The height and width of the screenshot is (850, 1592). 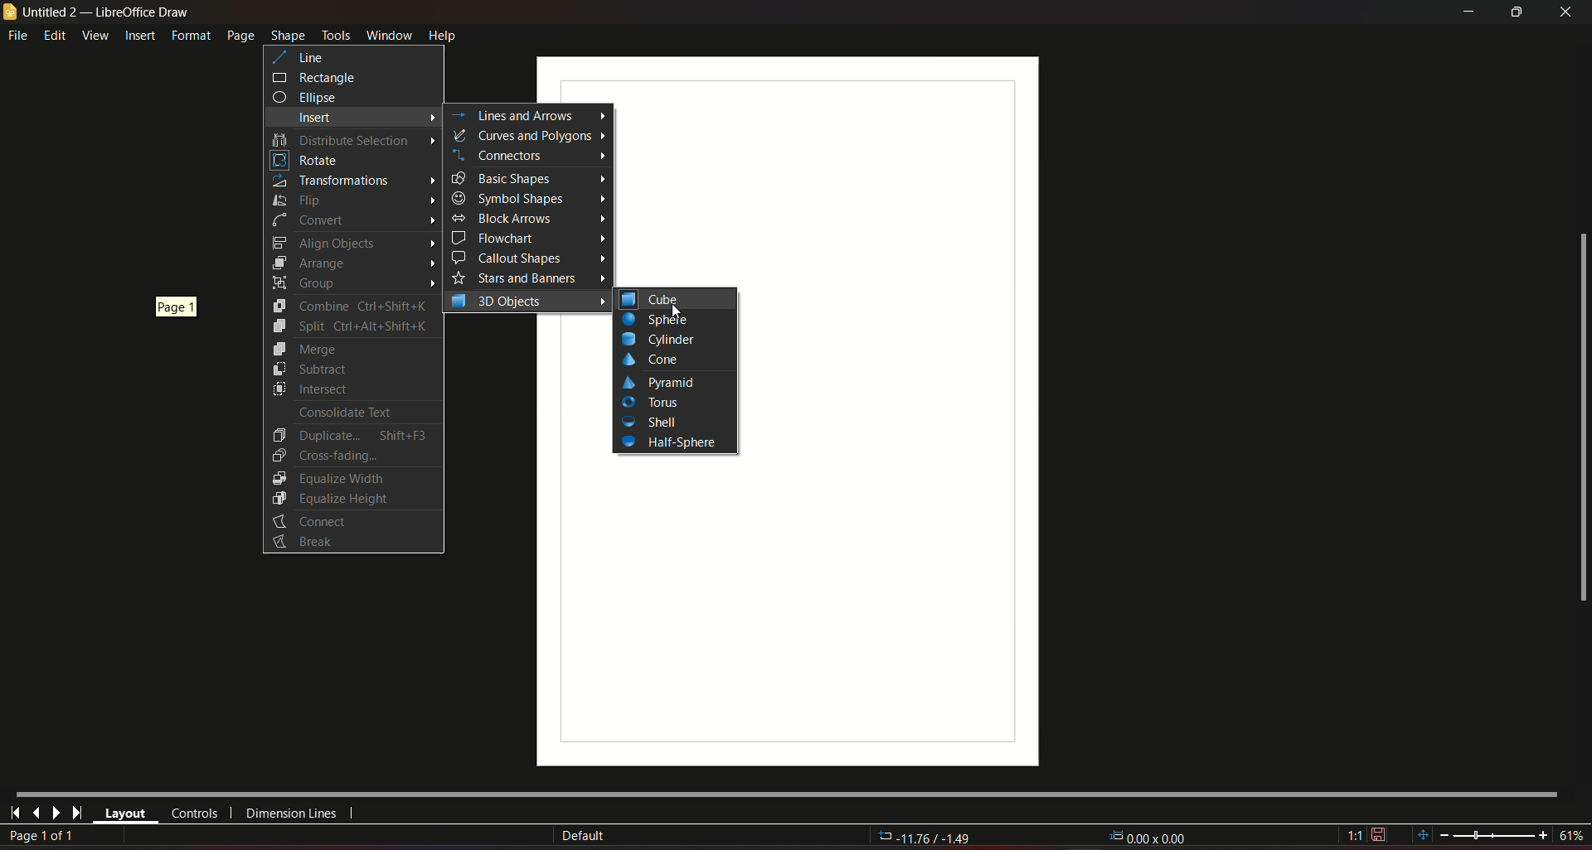 I want to click on ellipse, so click(x=308, y=97).